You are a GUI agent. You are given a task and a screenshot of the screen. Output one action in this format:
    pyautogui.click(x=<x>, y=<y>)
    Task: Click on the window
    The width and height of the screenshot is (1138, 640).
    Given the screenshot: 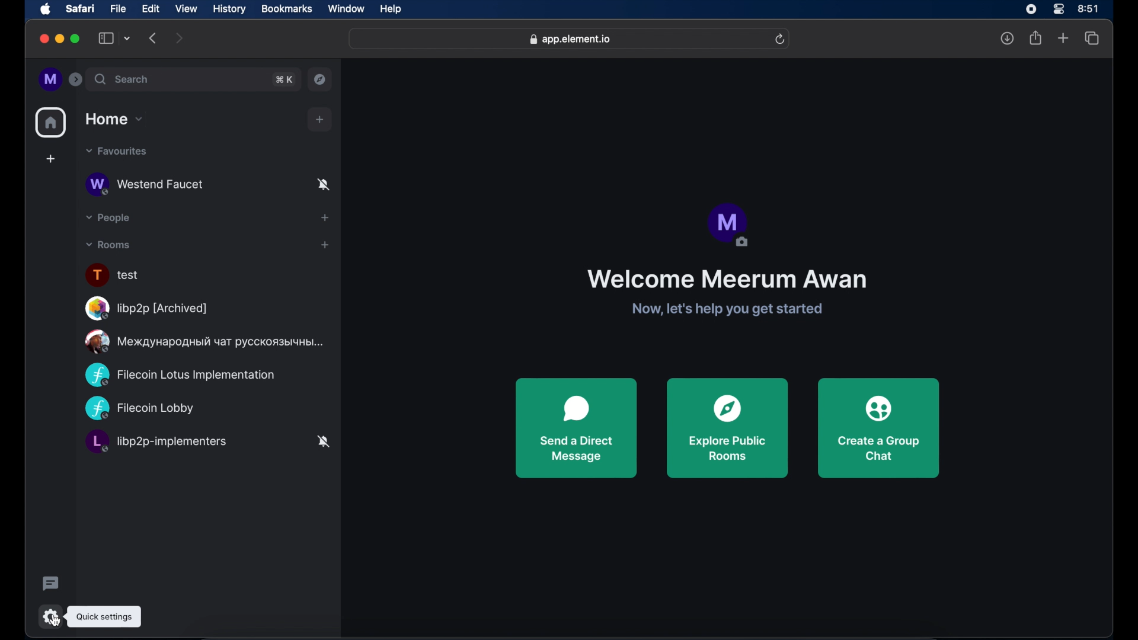 What is the action you would take?
    pyautogui.click(x=346, y=8)
    